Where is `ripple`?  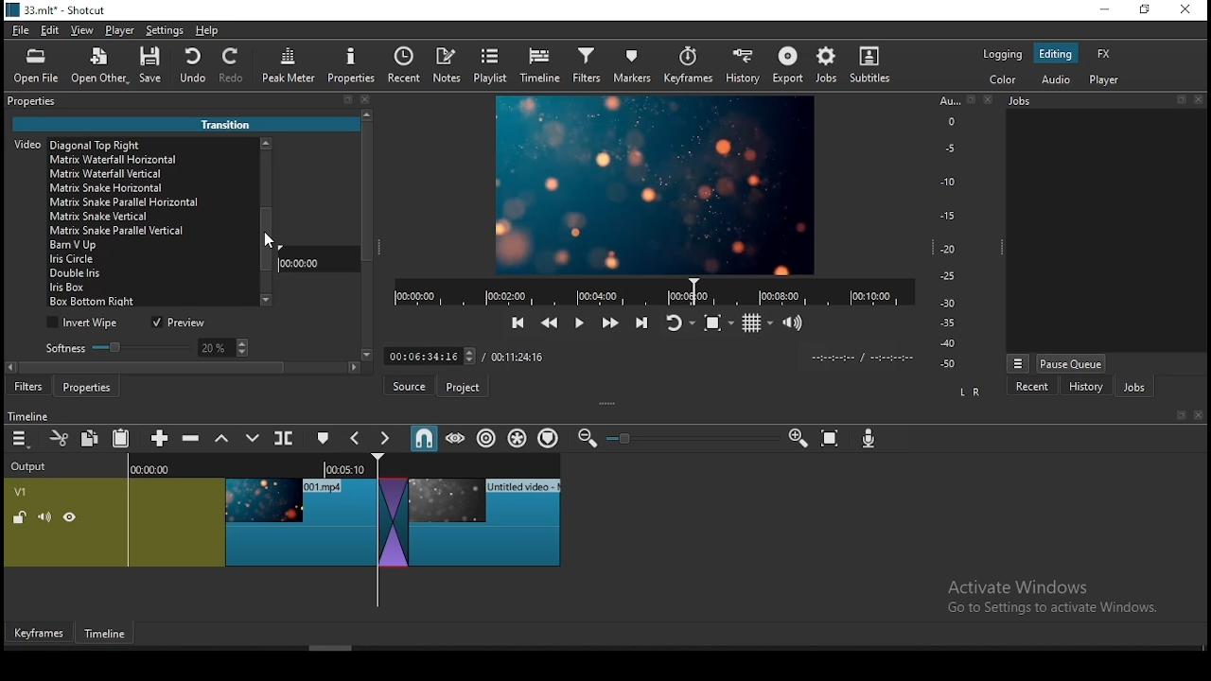
ripple is located at coordinates (486, 439).